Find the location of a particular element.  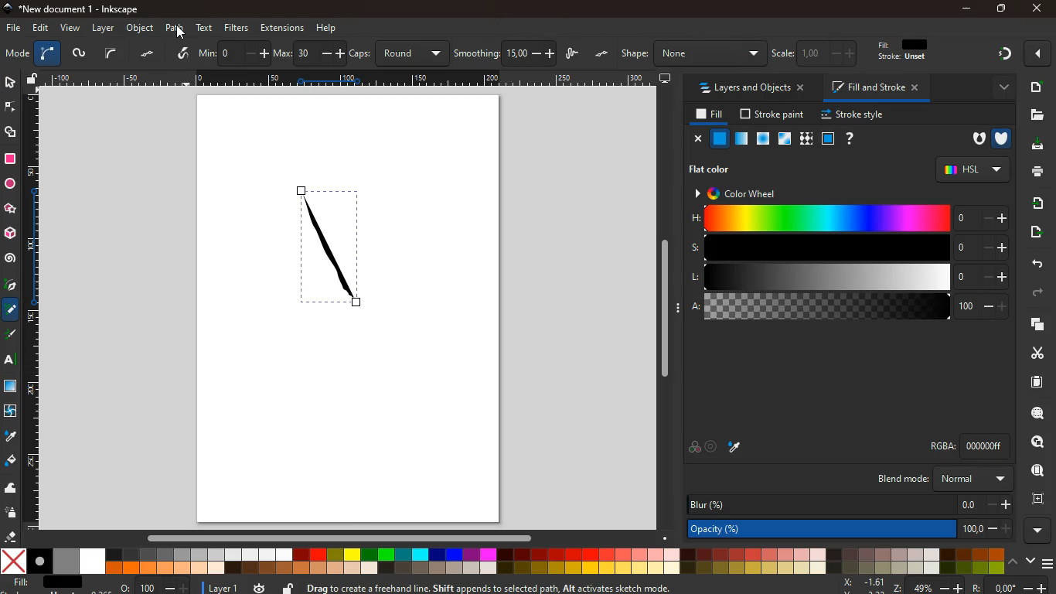

up is located at coordinates (1014, 560).